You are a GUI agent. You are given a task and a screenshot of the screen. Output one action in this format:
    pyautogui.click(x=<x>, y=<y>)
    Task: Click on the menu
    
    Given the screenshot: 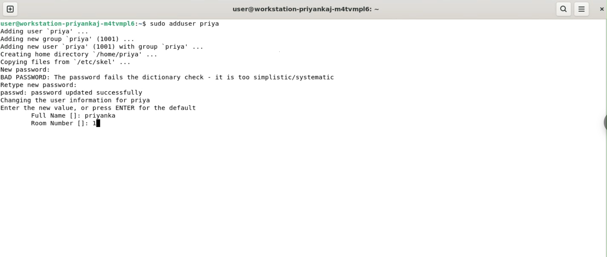 What is the action you would take?
    pyautogui.click(x=582, y=9)
    